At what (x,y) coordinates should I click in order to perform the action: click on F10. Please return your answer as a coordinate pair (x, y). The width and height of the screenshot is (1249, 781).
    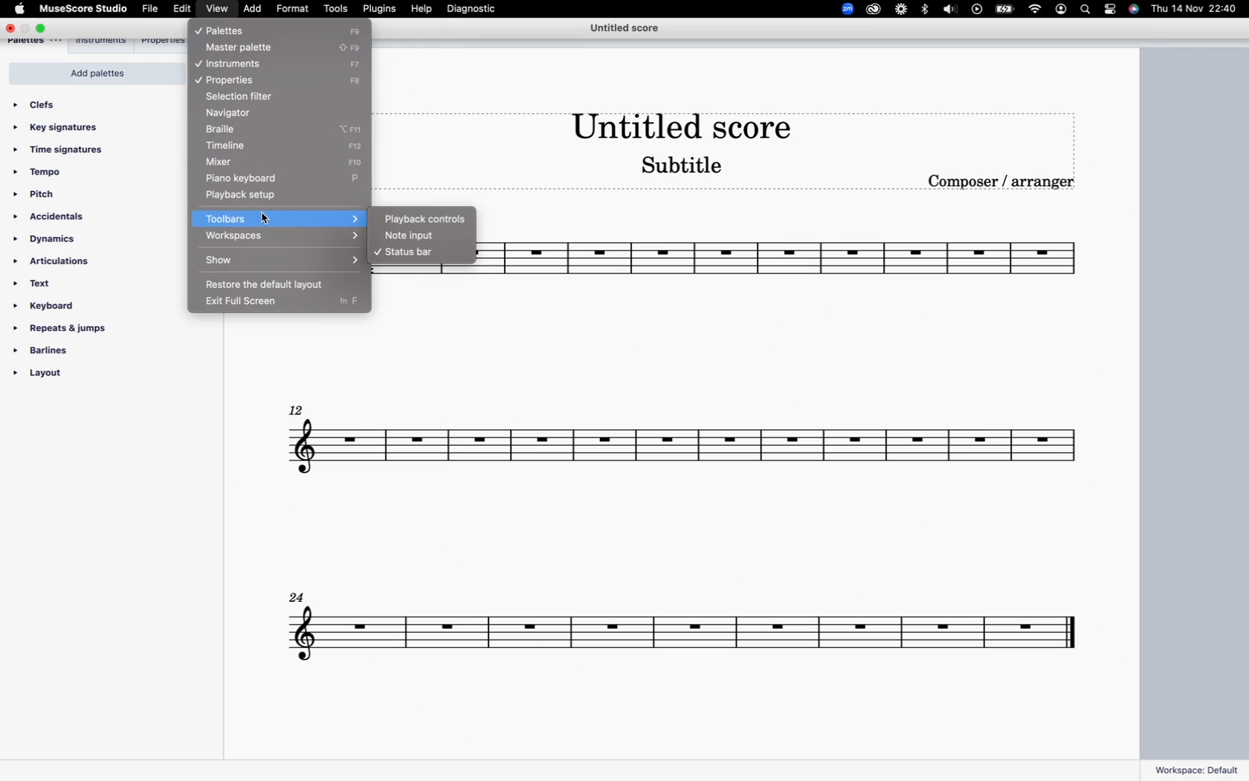
    Looking at the image, I should click on (359, 162).